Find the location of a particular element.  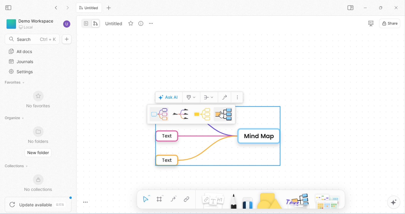

new doc is located at coordinates (67, 39).